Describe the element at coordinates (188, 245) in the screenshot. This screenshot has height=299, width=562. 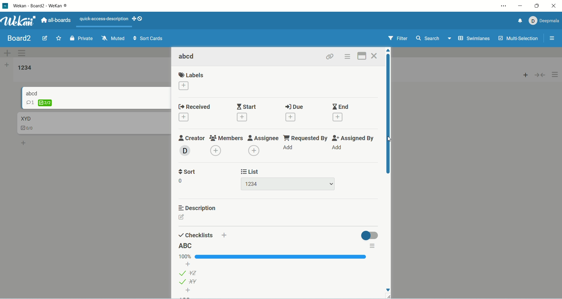
I see `list title` at that location.